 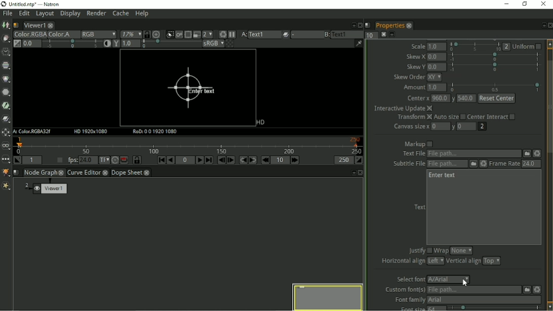 What do you see at coordinates (440, 98) in the screenshot?
I see `960` at bounding box center [440, 98].